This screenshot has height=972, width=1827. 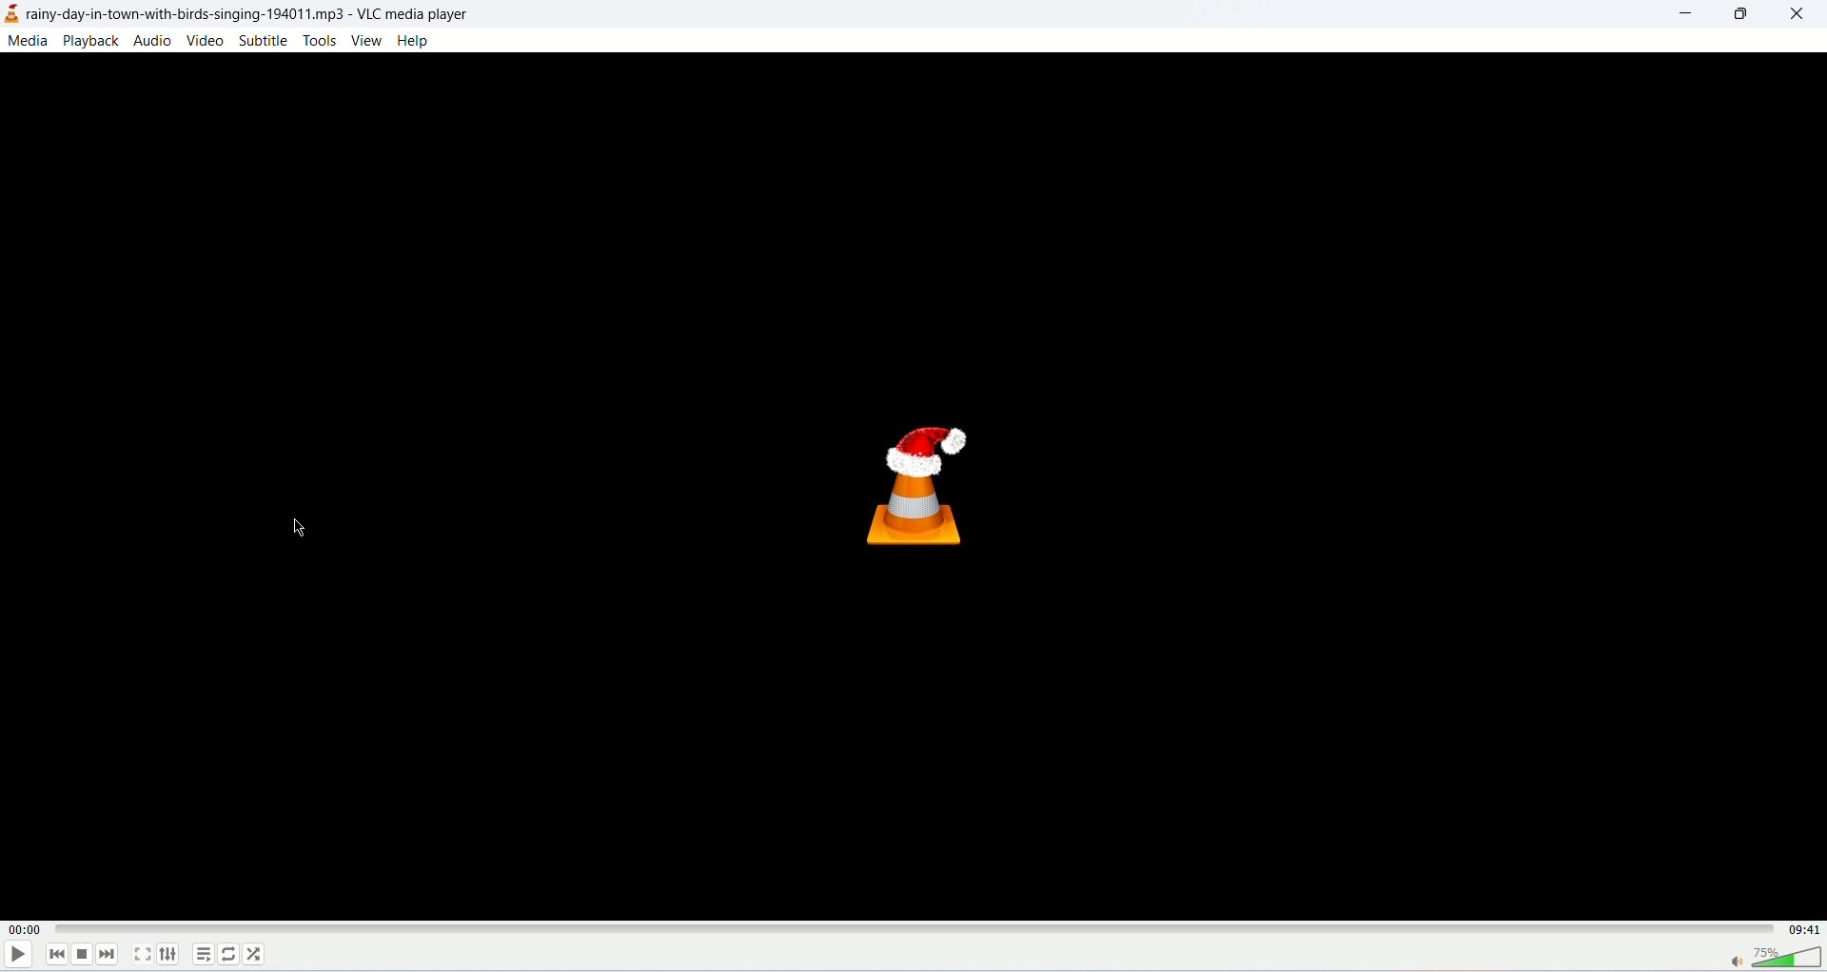 I want to click on previous, so click(x=55, y=955).